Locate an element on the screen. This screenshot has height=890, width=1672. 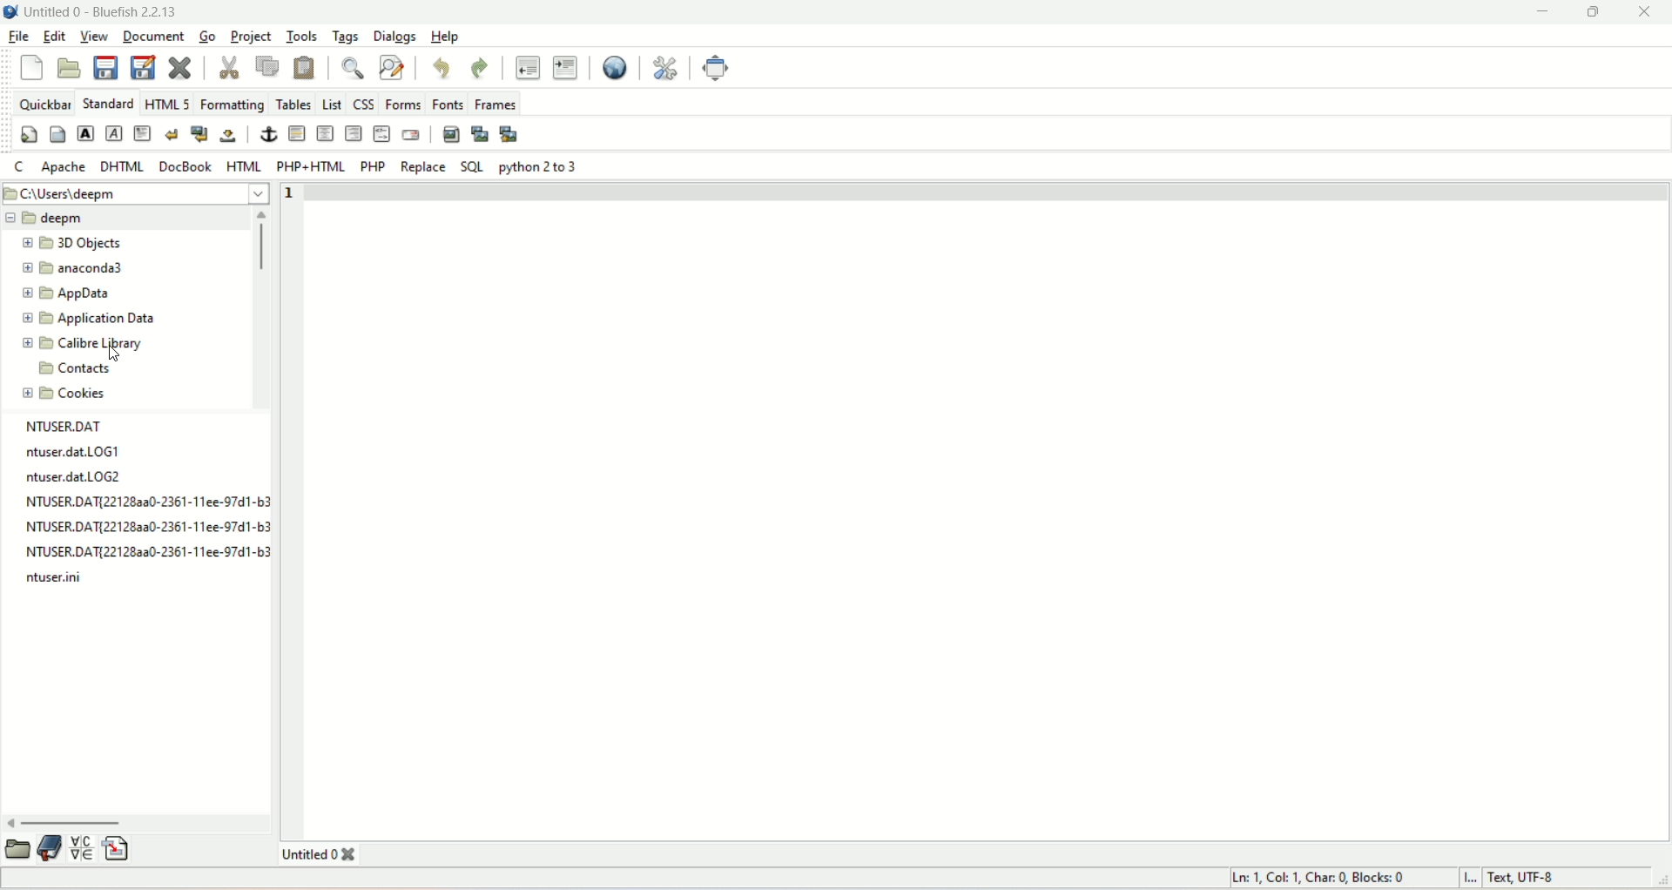
cursor is located at coordinates (111, 352).